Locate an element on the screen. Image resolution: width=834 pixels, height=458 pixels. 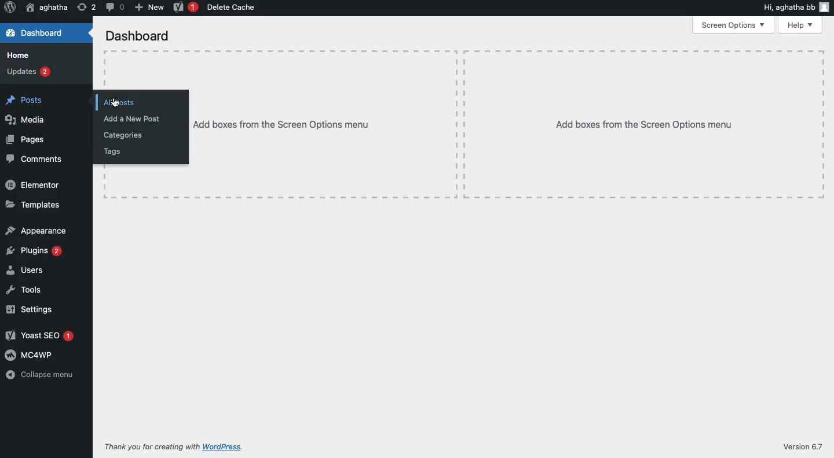
Yoast is located at coordinates (184, 7).